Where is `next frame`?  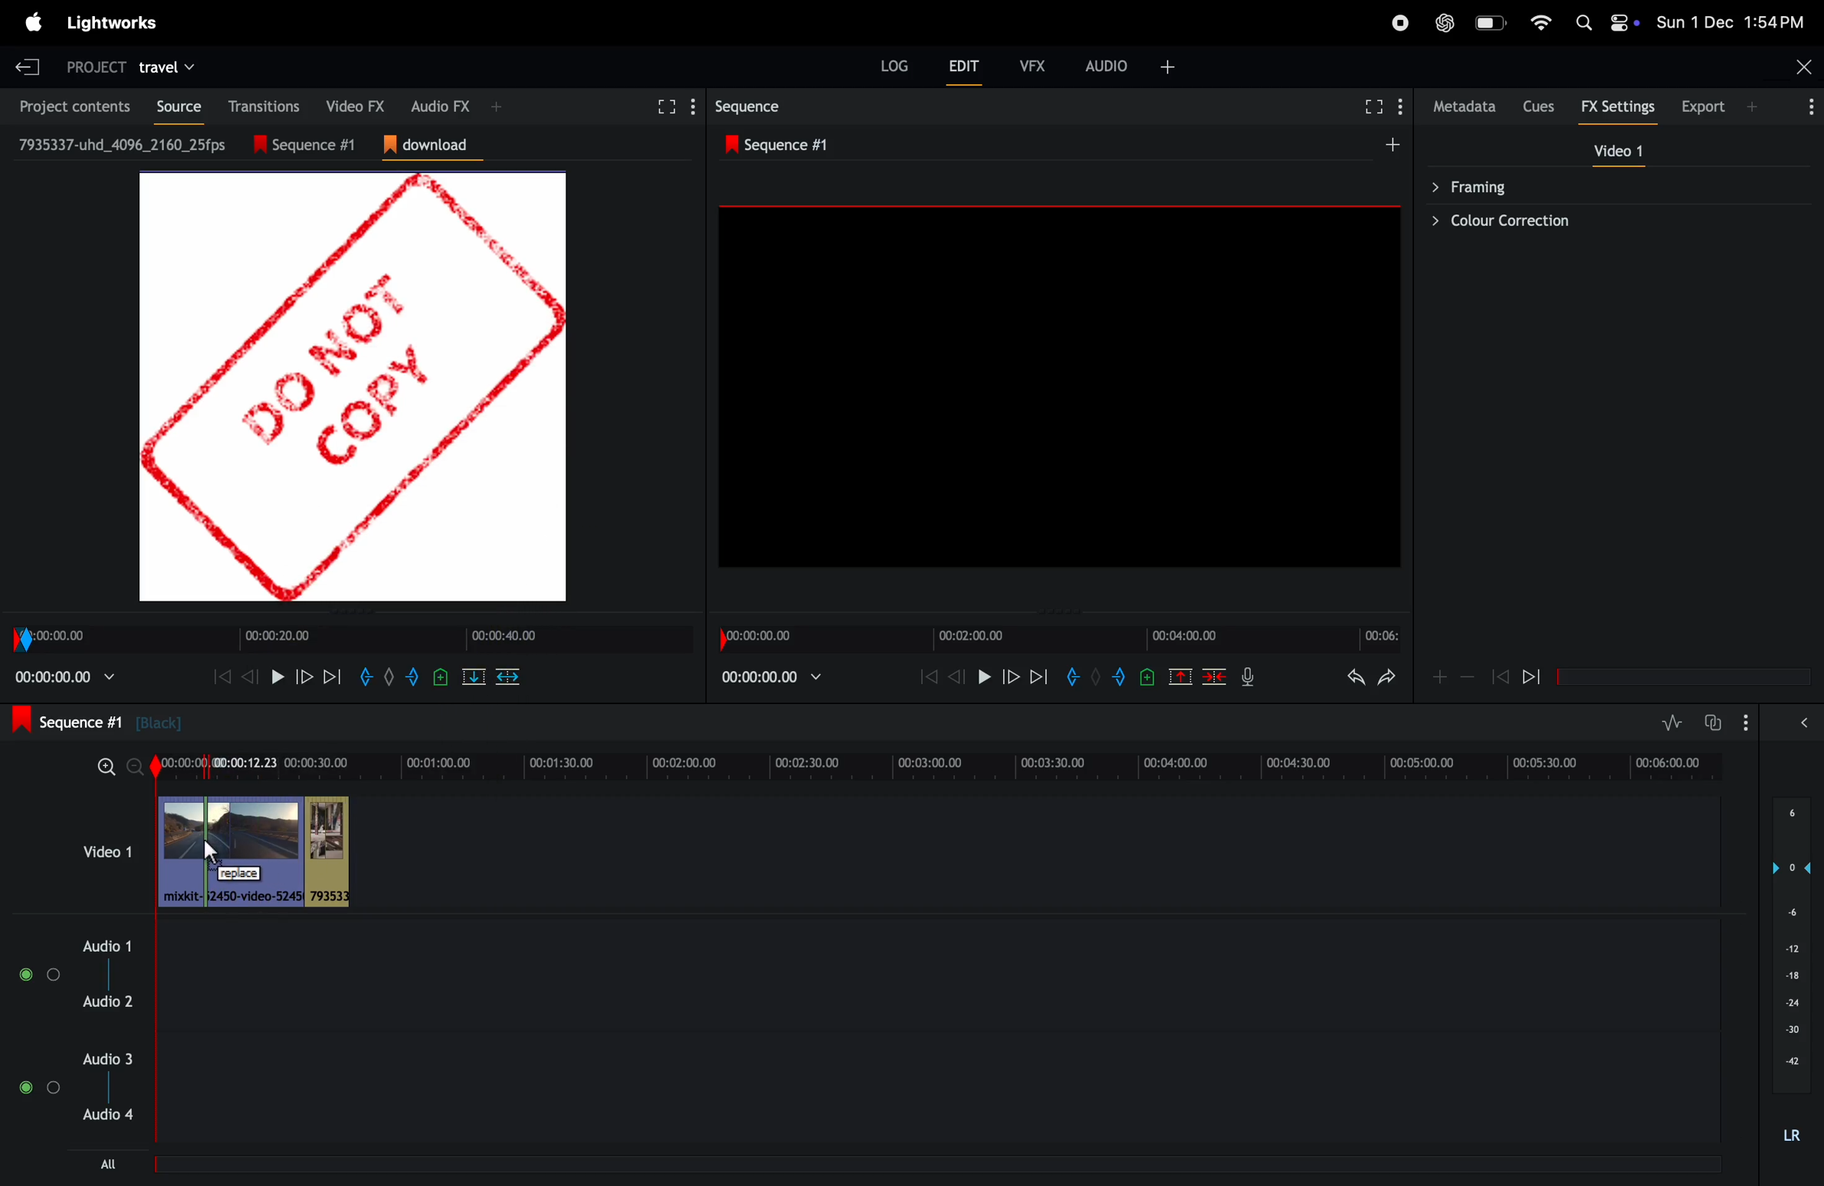 next frame is located at coordinates (331, 677).